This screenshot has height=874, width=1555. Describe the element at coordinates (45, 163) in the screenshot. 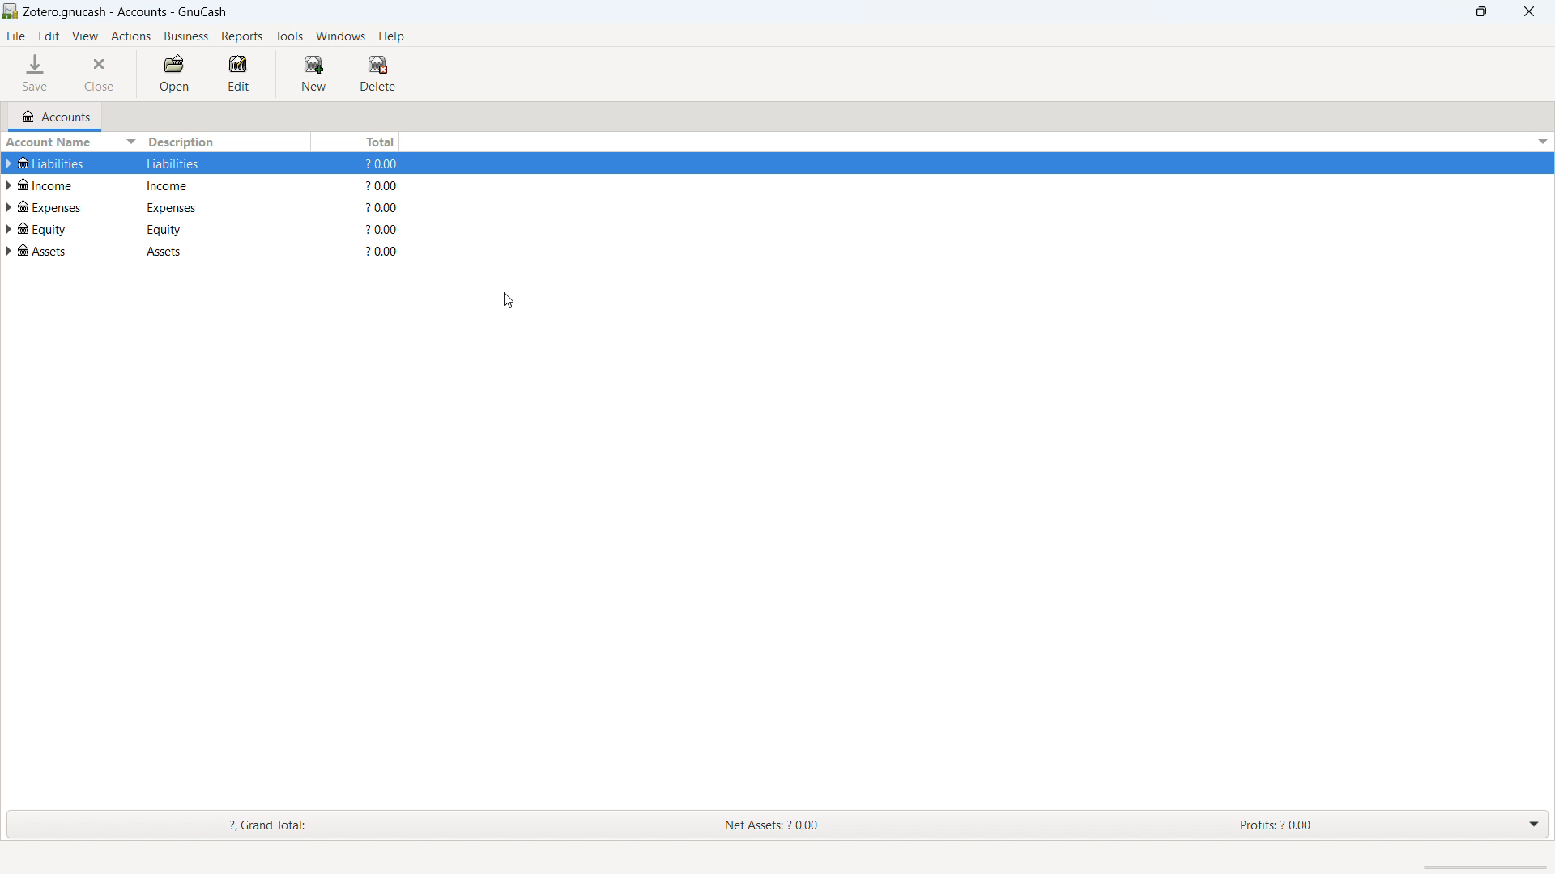

I see `Liabilities` at that location.